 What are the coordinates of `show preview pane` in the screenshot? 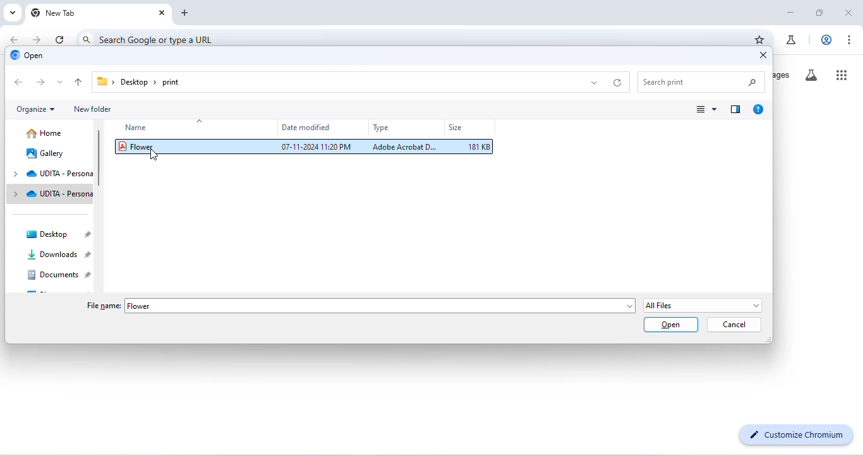 It's located at (736, 110).